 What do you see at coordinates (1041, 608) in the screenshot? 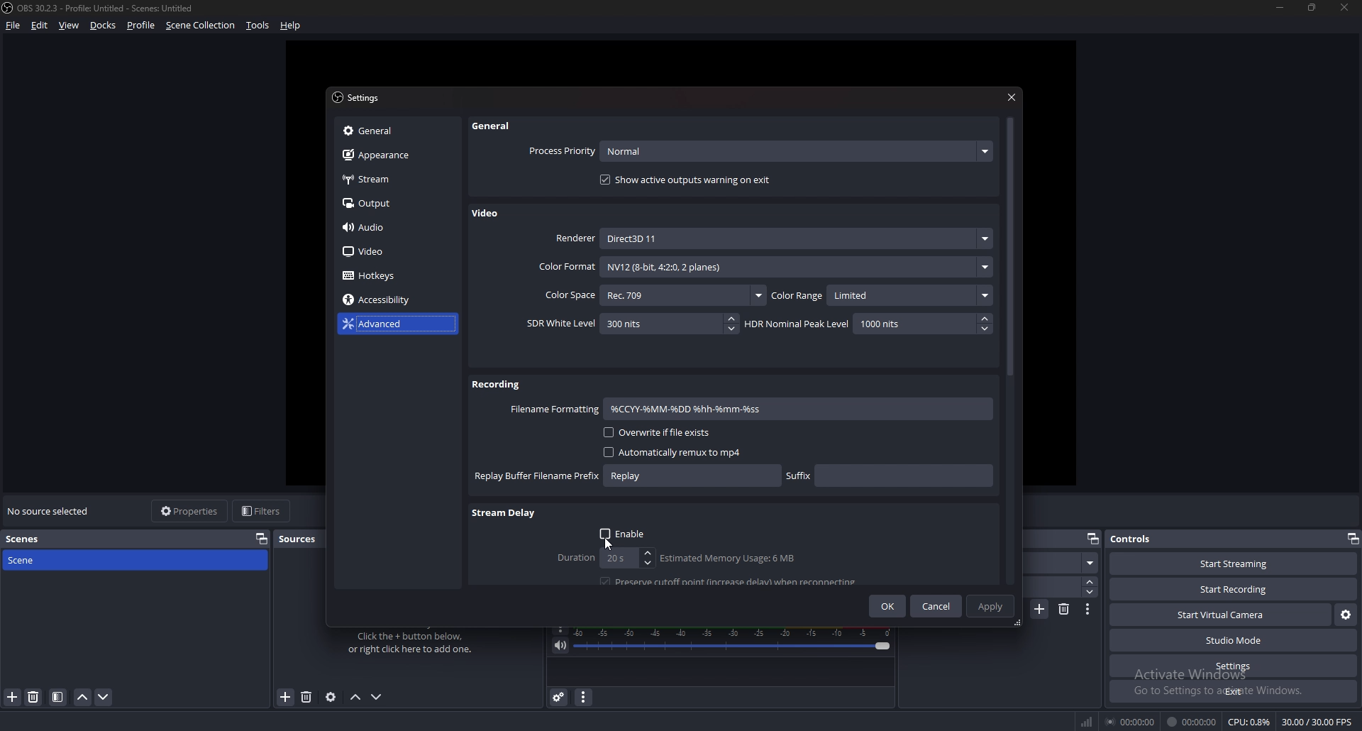
I see `add scene` at bounding box center [1041, 608].